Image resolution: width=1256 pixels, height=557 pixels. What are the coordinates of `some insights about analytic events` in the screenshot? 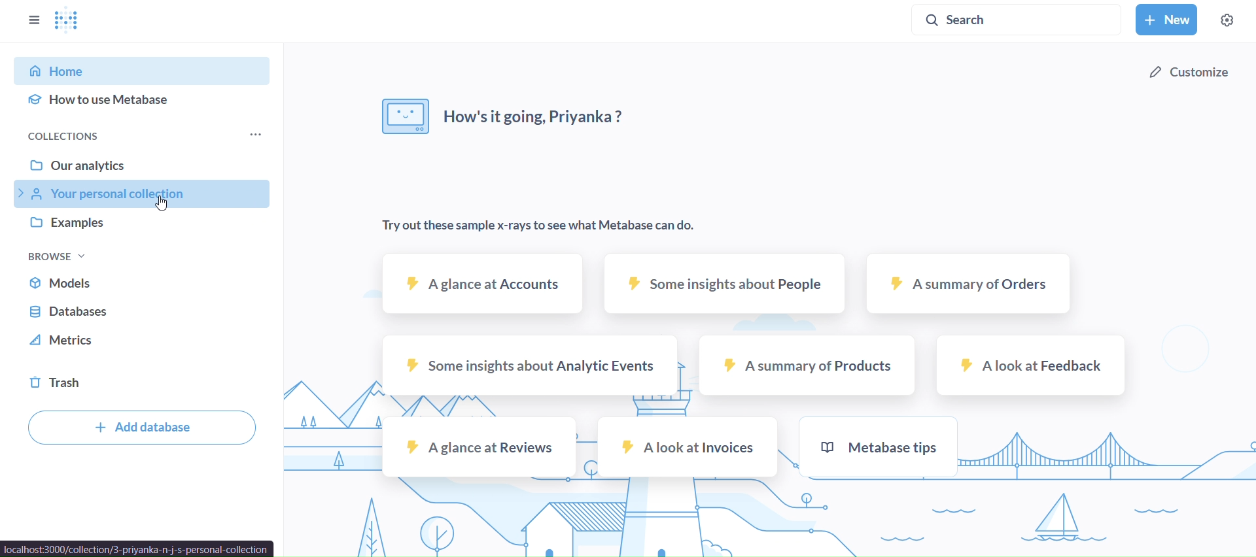 It's located at (531, 365).